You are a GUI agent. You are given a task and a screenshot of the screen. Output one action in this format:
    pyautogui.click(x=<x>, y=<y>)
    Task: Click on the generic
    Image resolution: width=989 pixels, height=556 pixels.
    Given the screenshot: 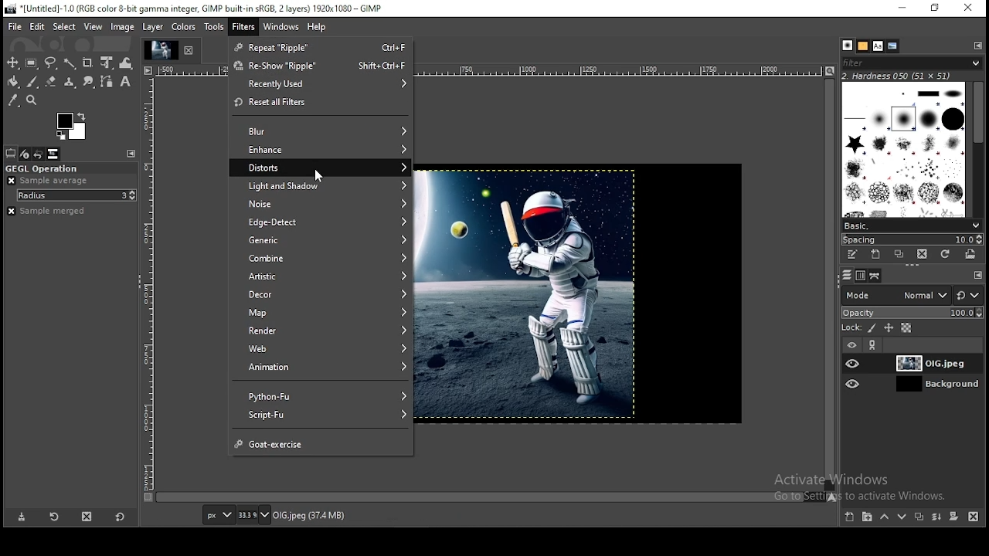 What is the action you would take?
    pyautogui.click(x=325, y=240)
    